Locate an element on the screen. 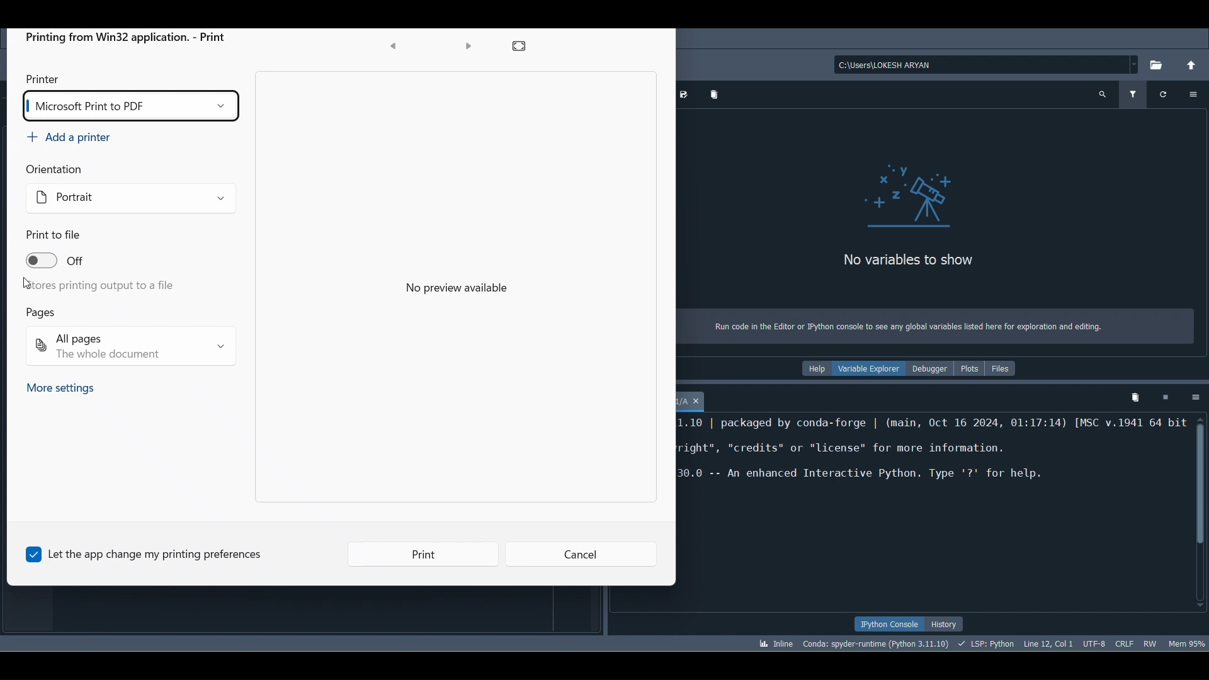  Printer is located at coordinates (45, 76).